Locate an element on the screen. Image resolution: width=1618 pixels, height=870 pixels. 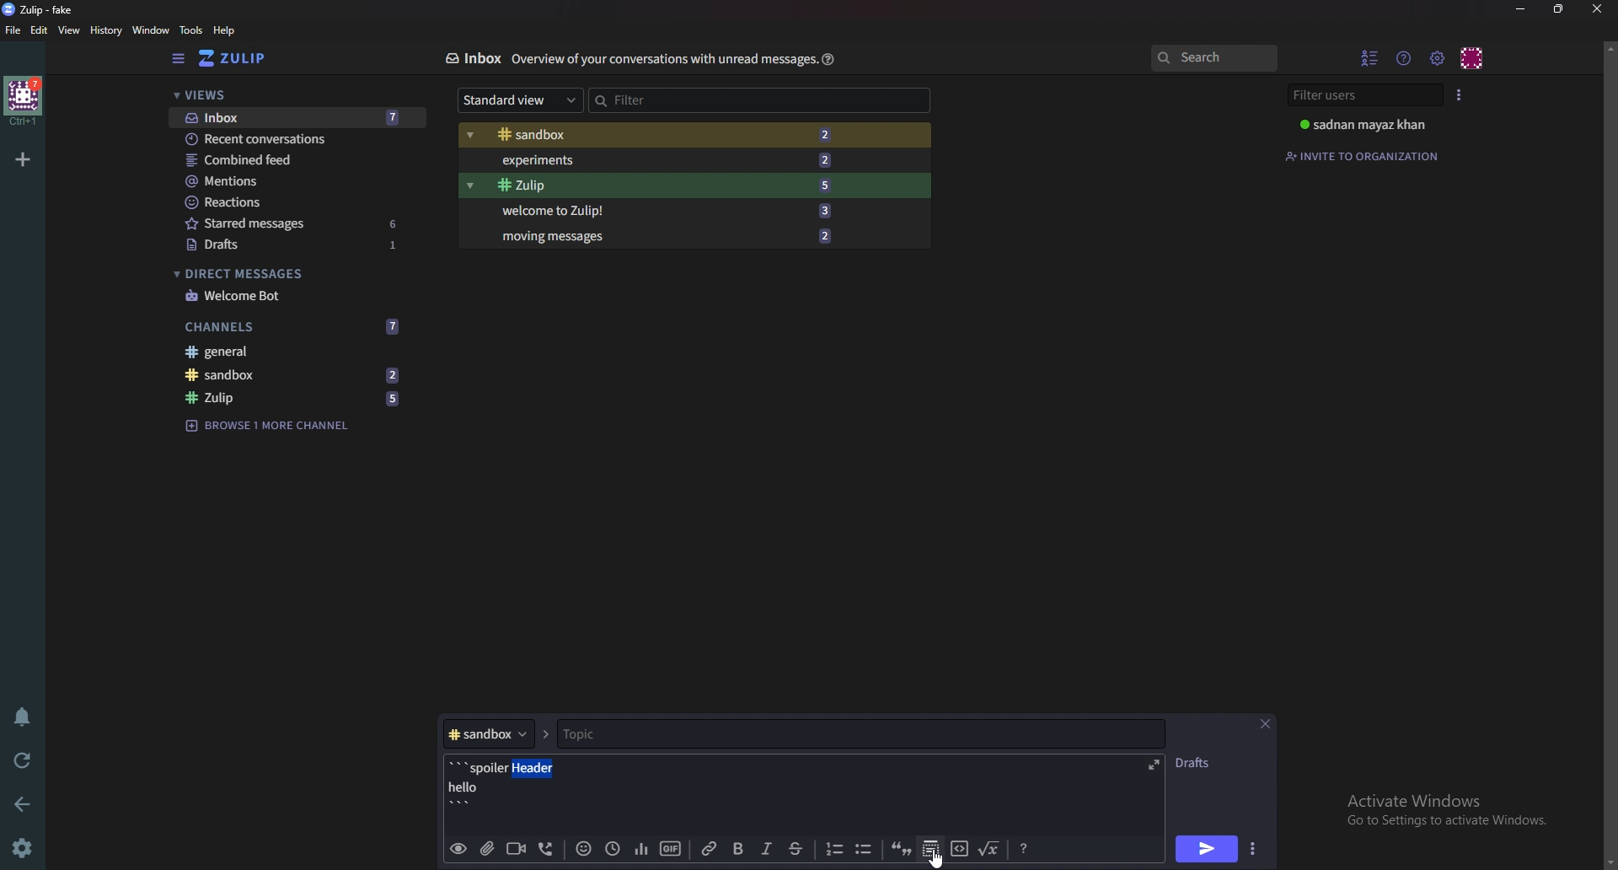
User list style is located at coordinates (1459, 94).